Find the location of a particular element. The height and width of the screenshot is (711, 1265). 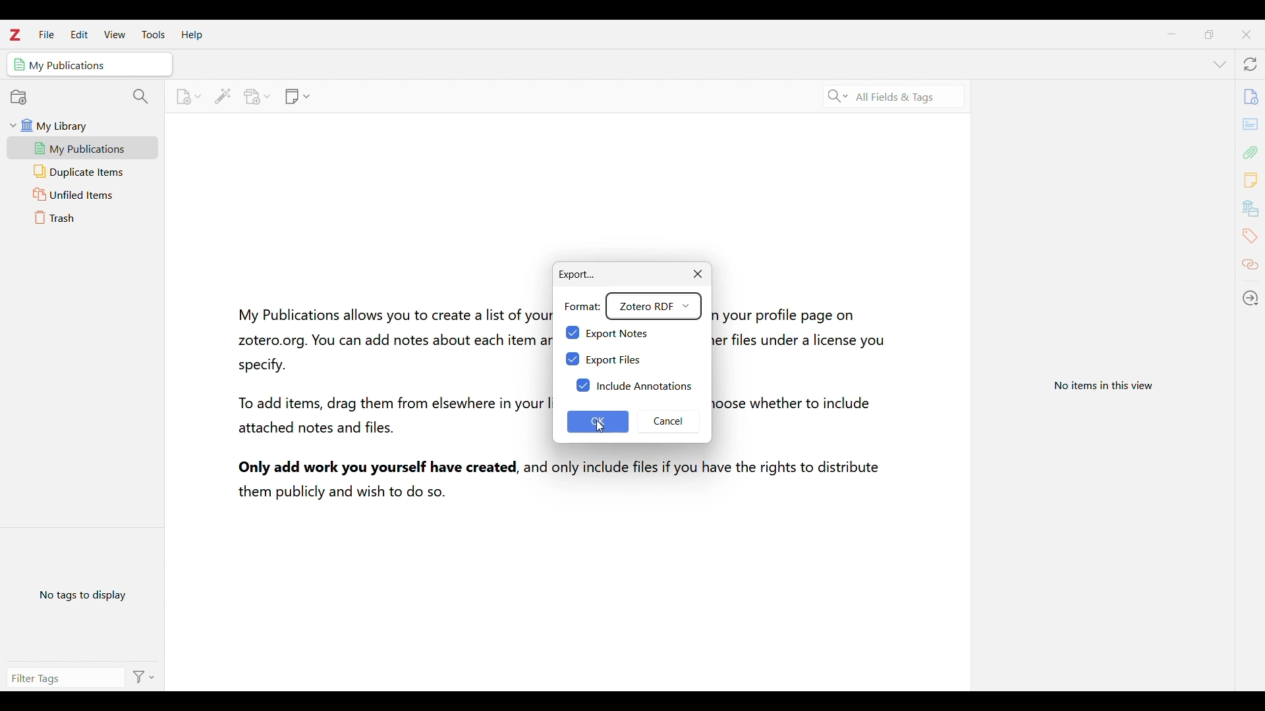

My library is located at coordinates (87, 125).